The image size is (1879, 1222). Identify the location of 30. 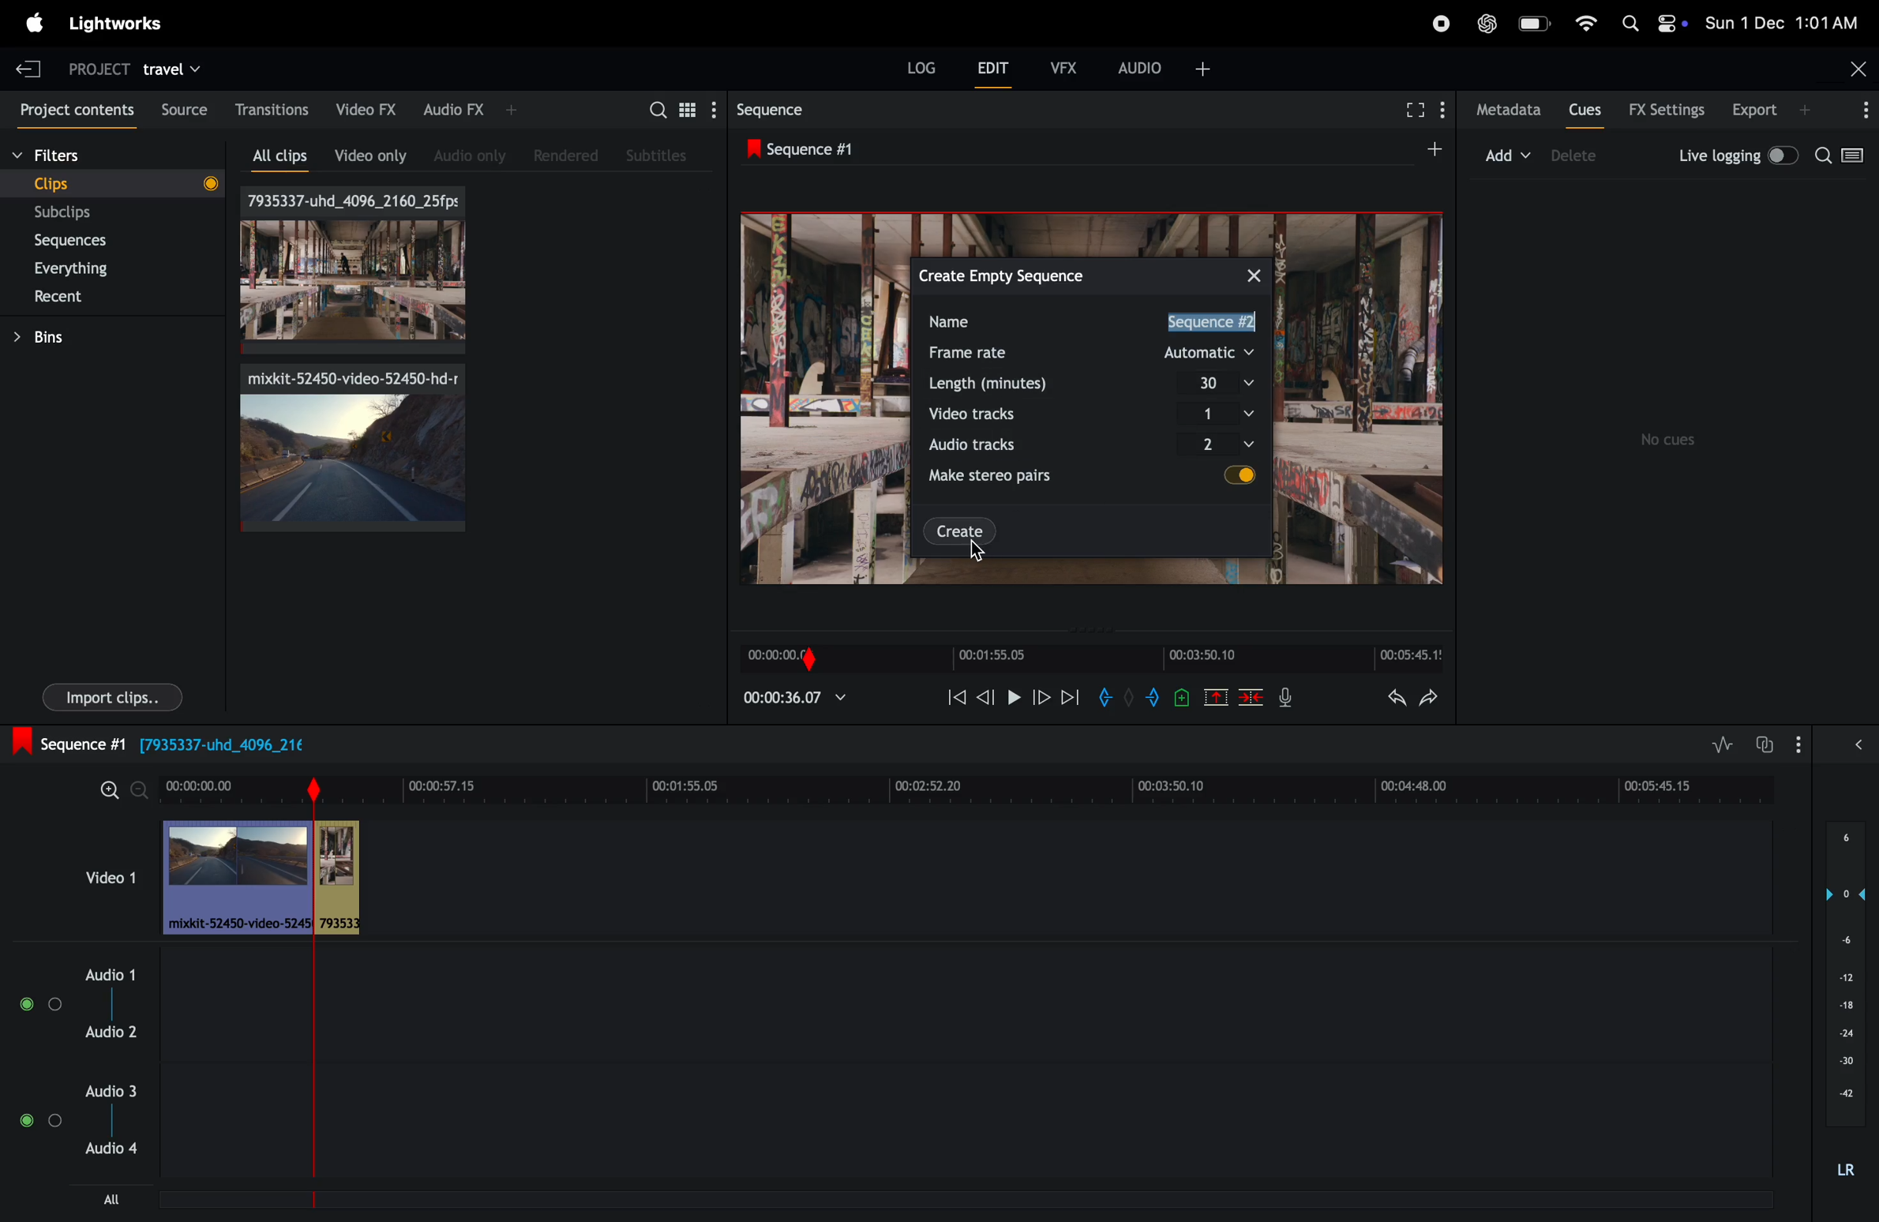
(1224, 383).